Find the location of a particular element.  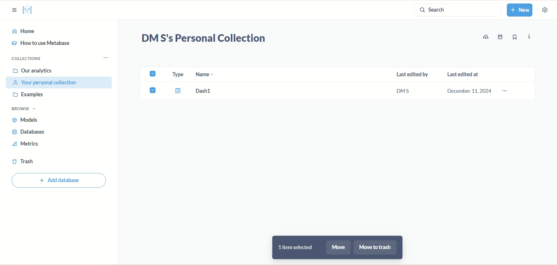

type is located at coordinates (177, 74).